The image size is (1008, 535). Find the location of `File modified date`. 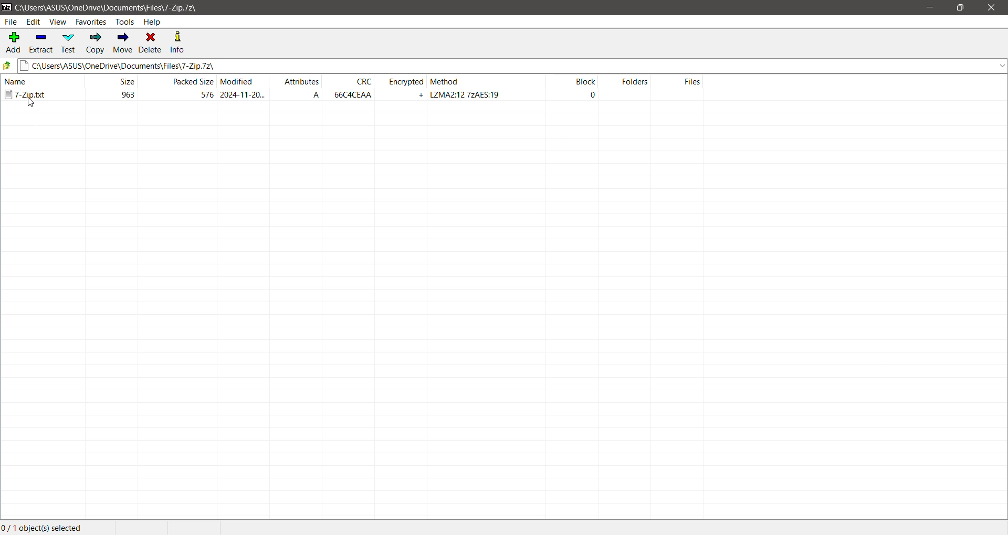

File modified date is located at coordinates (243, 88).